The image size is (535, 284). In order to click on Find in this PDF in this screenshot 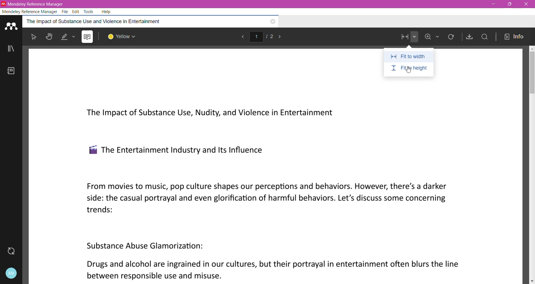, I will do `click(484, 37)`.